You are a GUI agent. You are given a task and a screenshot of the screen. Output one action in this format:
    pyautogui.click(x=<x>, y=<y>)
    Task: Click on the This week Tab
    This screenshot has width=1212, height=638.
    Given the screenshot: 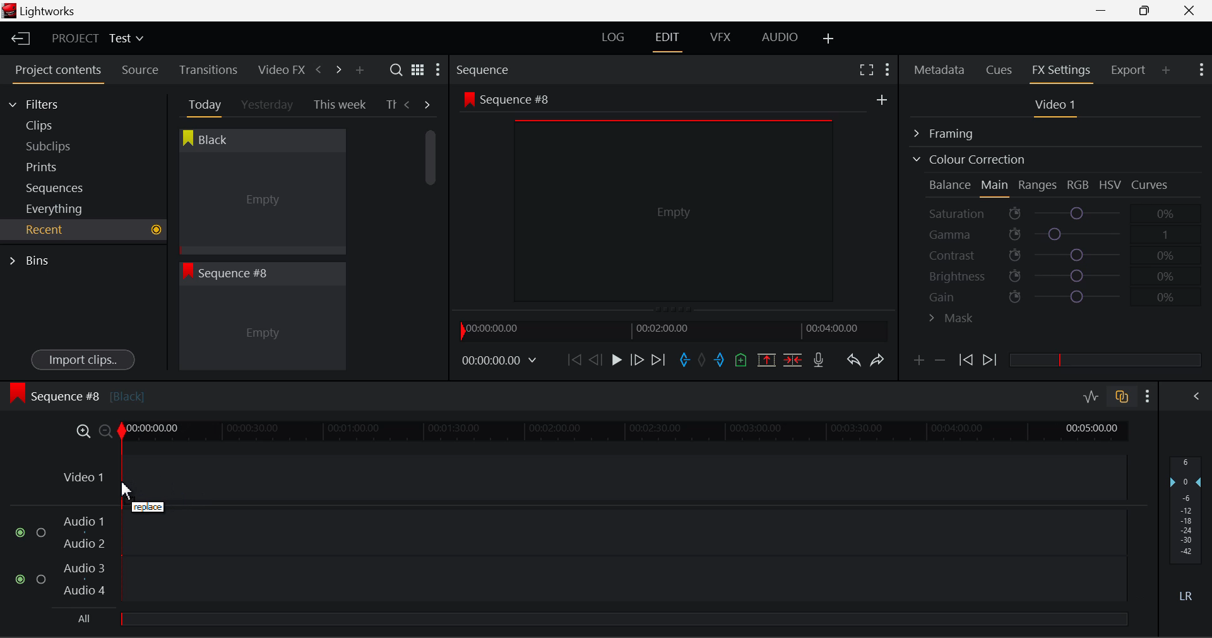 What is the action you would take?
    pyautogui.click(x=338, y=105)
    